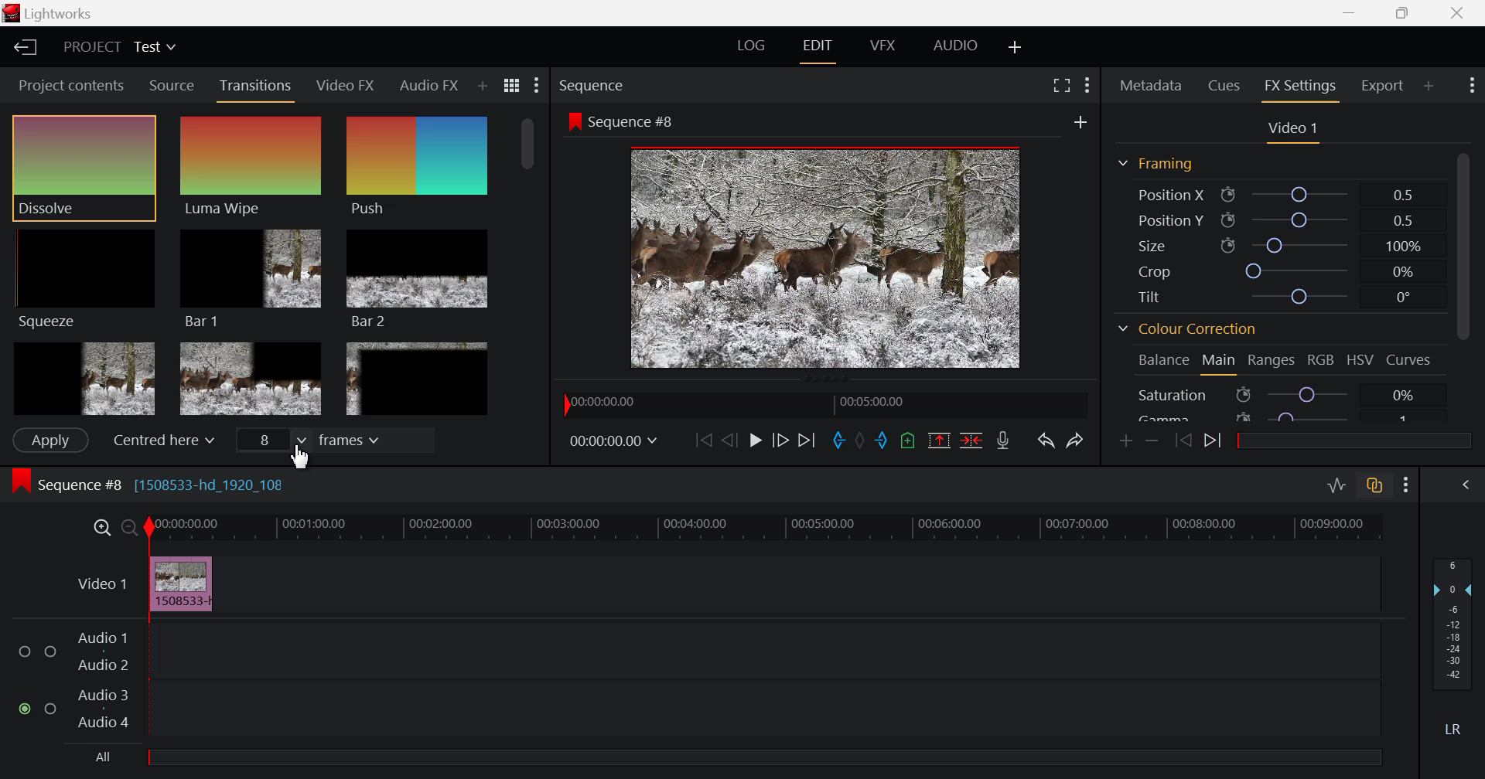  Describe the element at coordinates (719, 583) in the screenshot. I see `Clip Inserted in Video Layer` at that location.